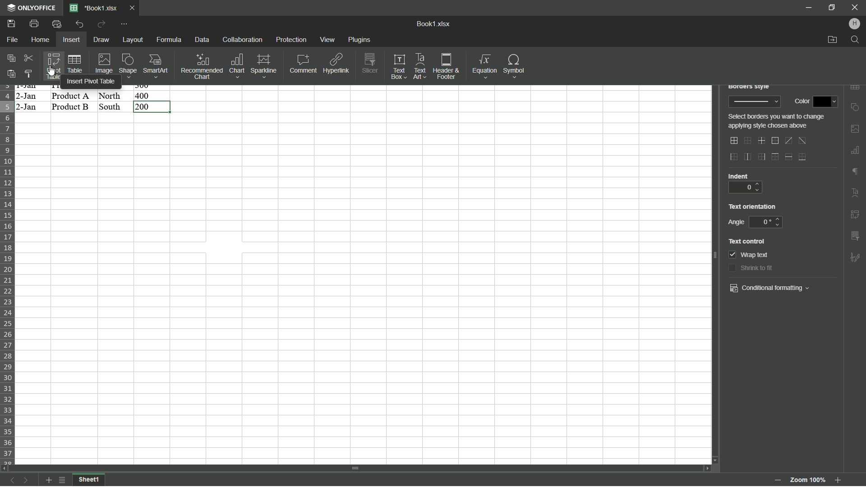 The width and height of the screenshot is (866, 487). What do you see at coordinates (788, 157) in the screenshot?
I see `horizontal inner line` at bounding box center [788, 157].